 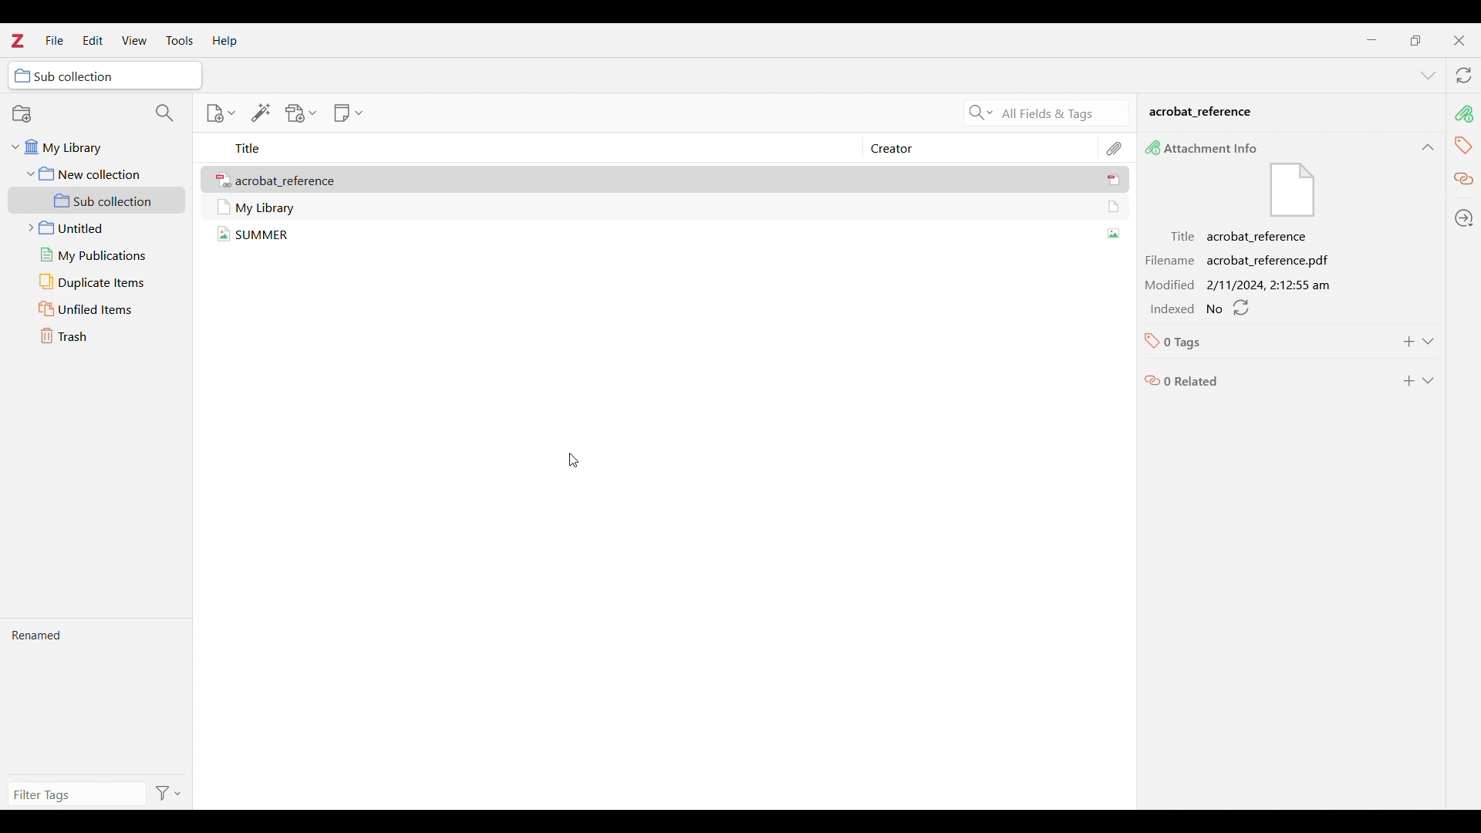 I want to click on Add, so click(x=1408, y=341).